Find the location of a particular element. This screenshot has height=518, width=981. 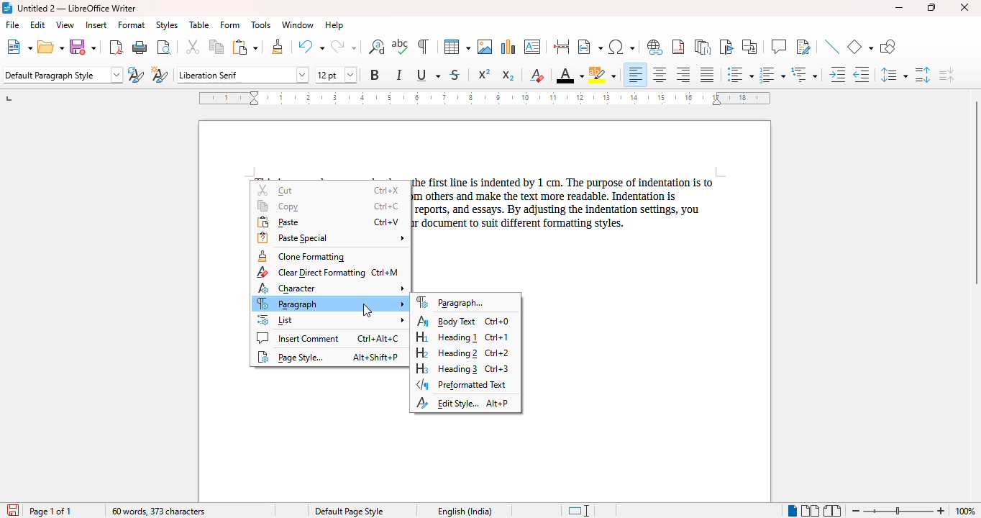

toggle formatting marks is located at coordinates (423, 47).